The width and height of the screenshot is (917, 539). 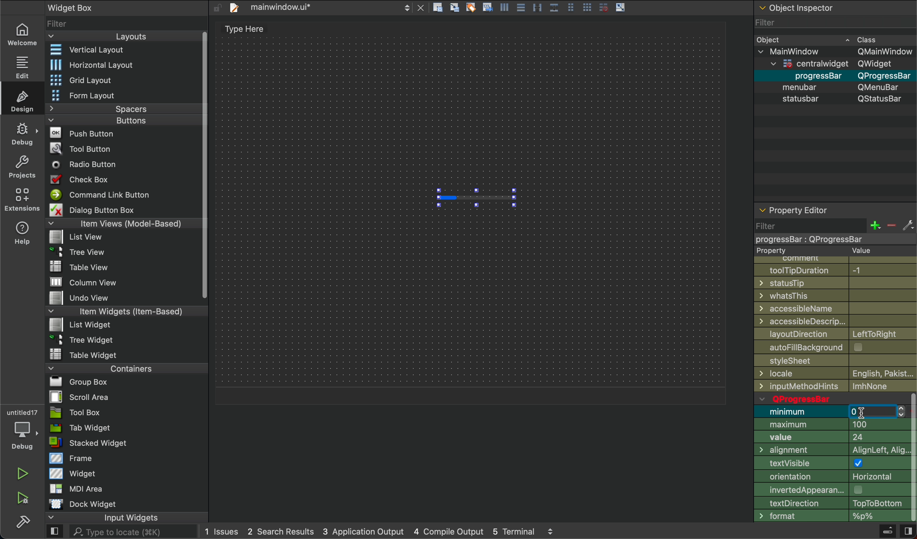 I want to click on layout actions buttons, so click(x=529, y=9).